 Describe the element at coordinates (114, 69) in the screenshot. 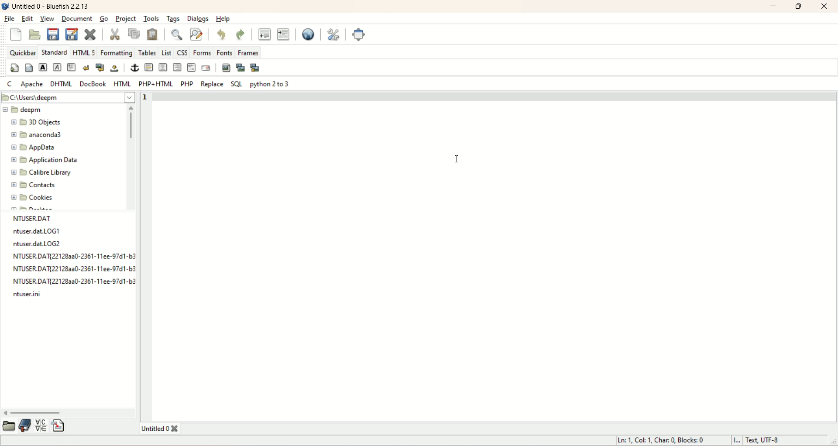

I see `non-breaking space` at that location.